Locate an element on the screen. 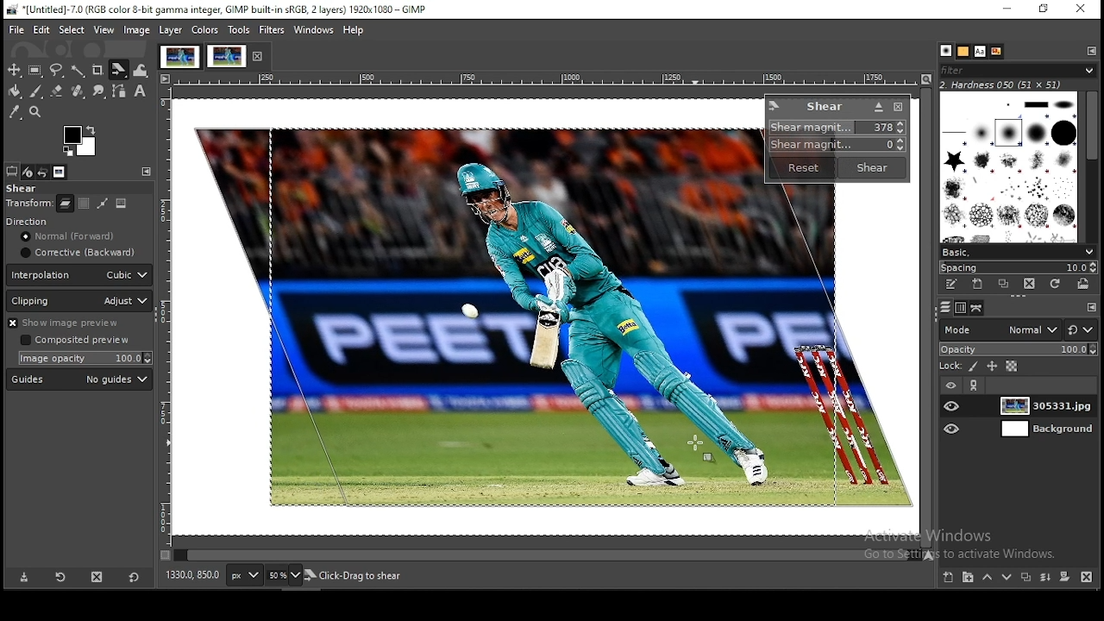  close window is located at coordinates (1077, 9).